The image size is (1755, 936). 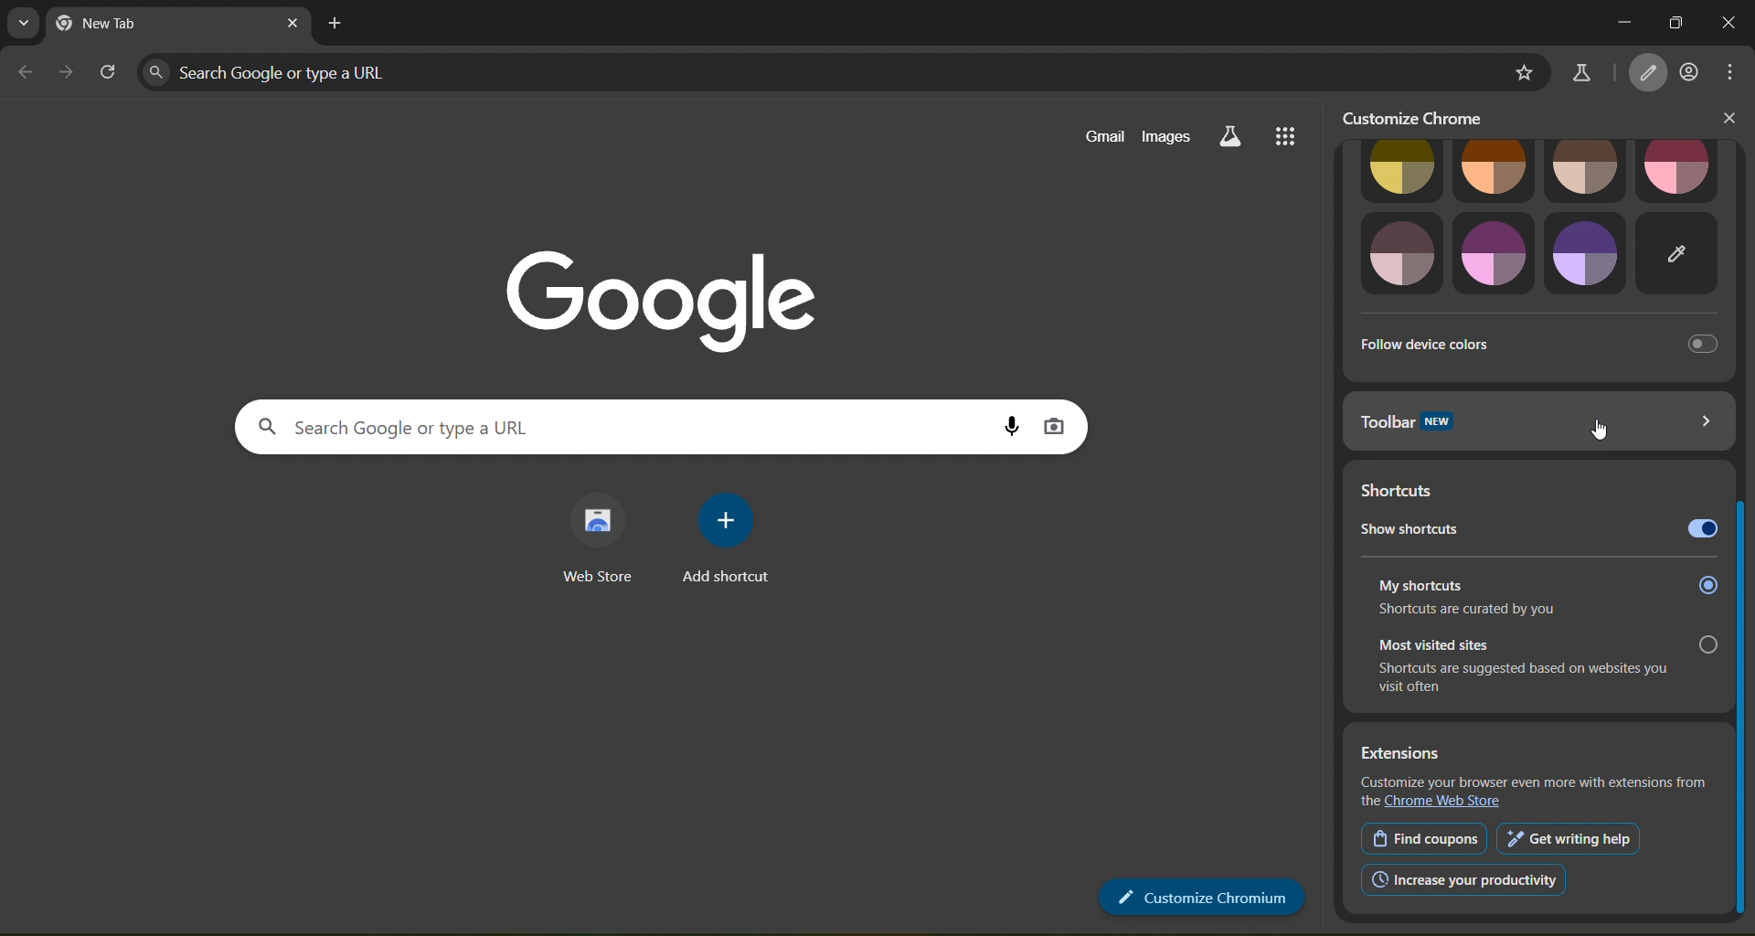 I want to click on current page, so click(x=158, y=24).